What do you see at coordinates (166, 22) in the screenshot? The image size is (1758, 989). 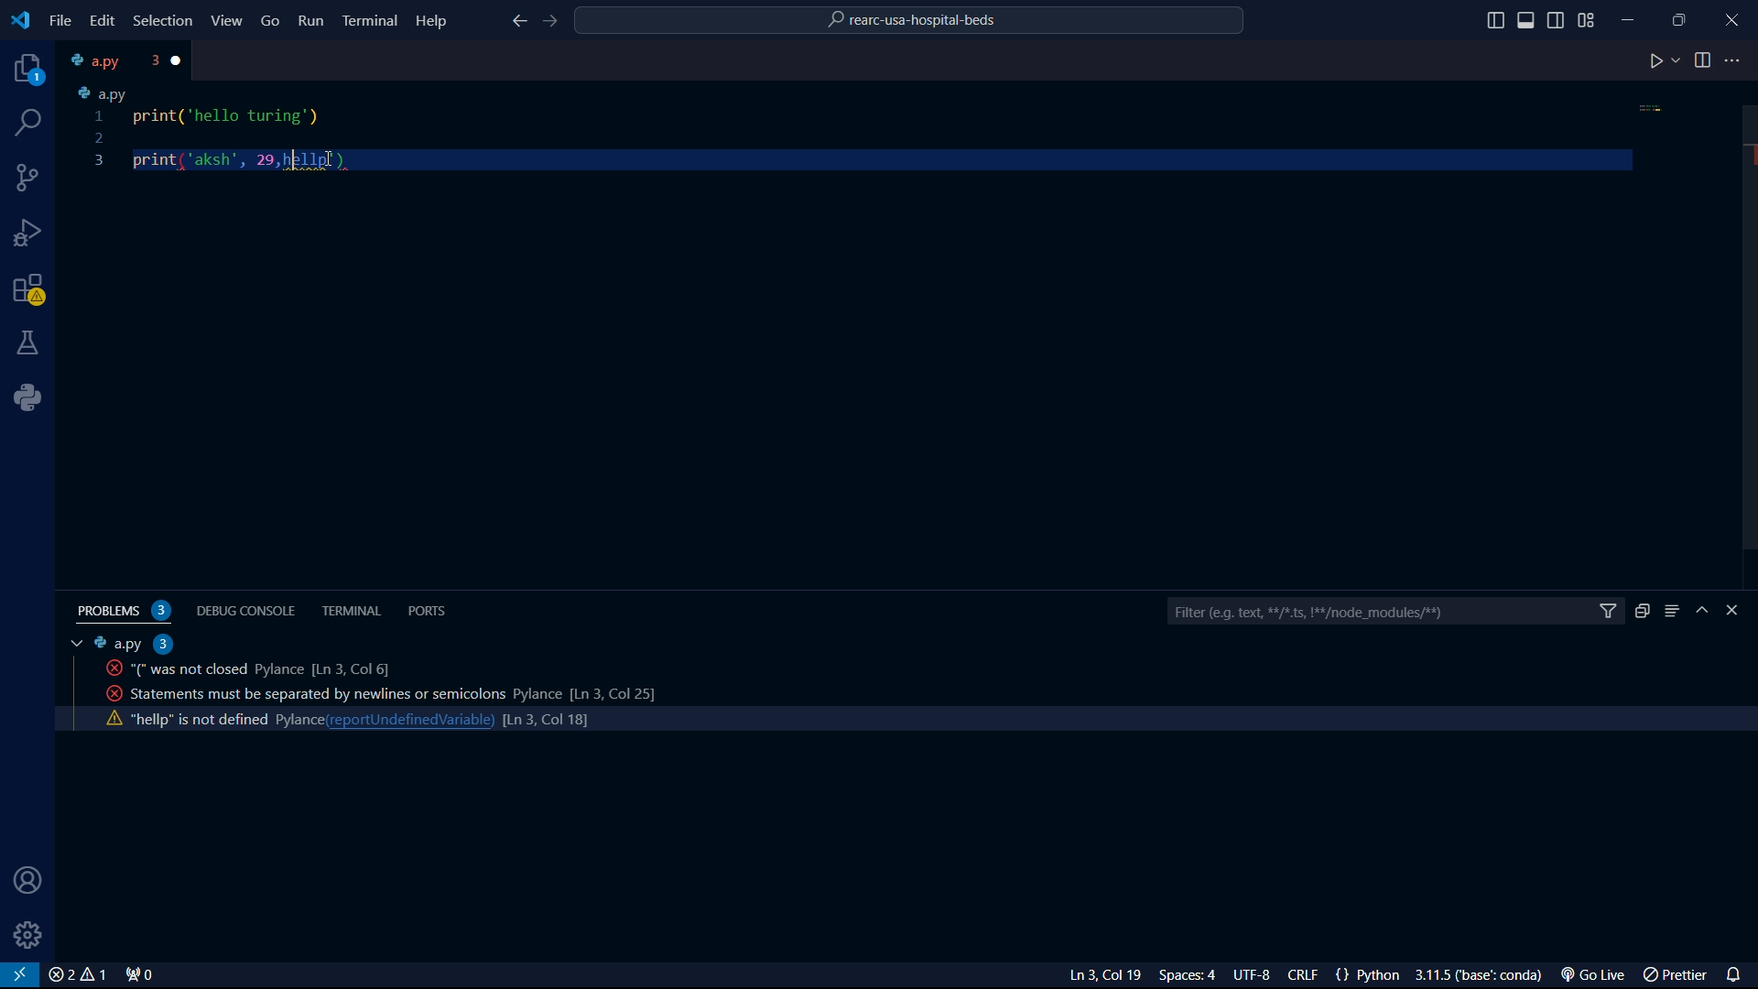 I see `Selection` at bounding box center [166, 22].